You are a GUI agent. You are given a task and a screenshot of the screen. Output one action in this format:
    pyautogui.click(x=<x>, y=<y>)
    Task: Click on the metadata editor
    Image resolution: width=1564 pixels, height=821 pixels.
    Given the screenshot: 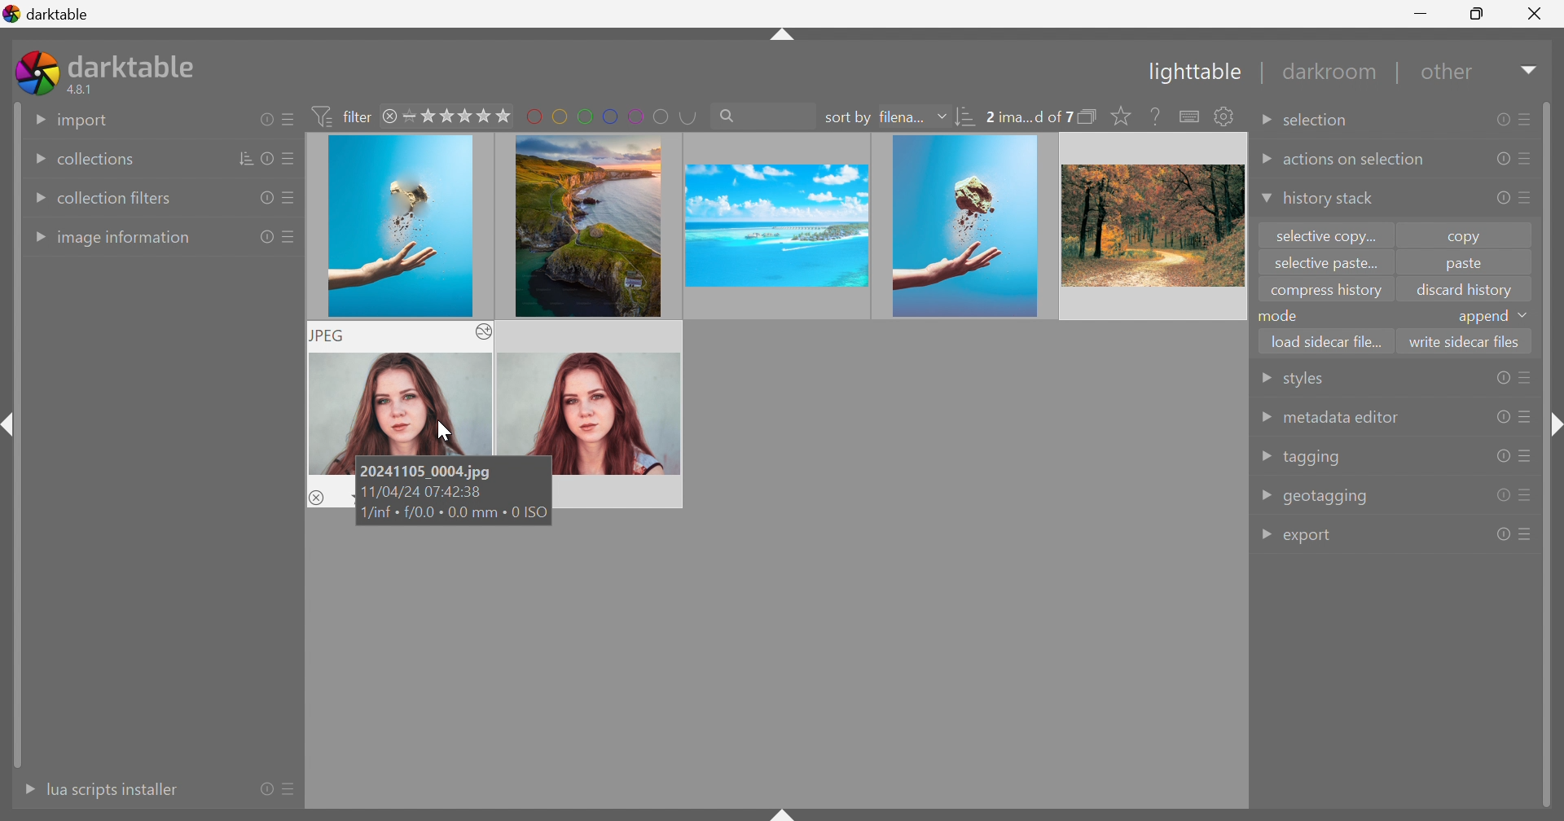 What is the action you would take?
    pyautogui.click(x=1340, y=418)
    